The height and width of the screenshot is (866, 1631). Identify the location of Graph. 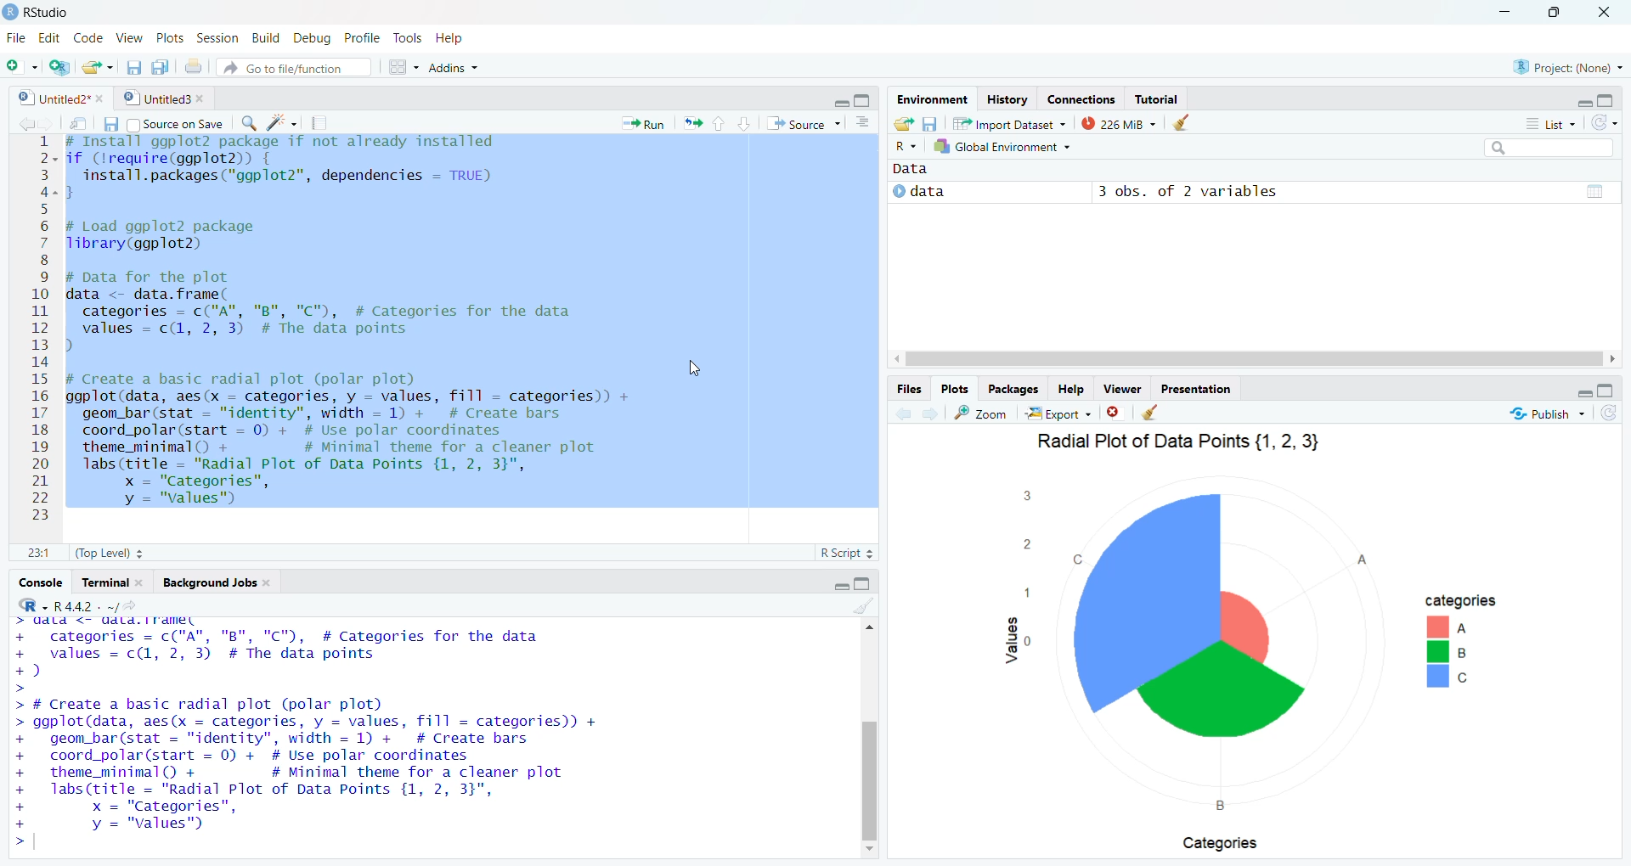
(1264, 669).